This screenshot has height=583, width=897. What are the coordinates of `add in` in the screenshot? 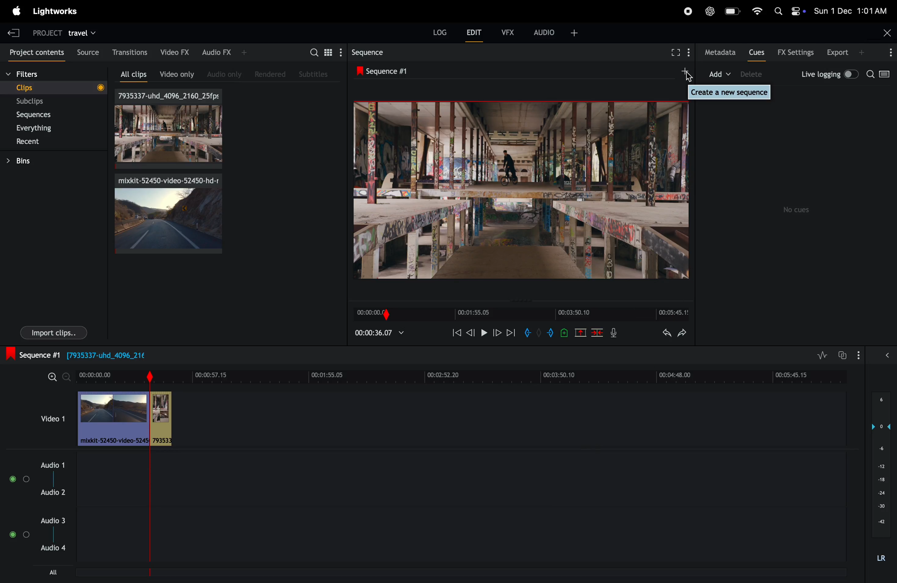 It's located at (530, 334).